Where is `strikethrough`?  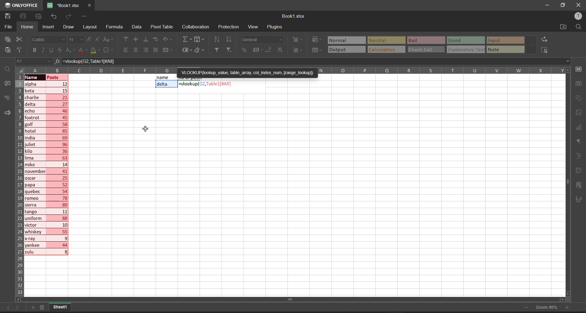 strikethrough is located at coordinates (60, 51).